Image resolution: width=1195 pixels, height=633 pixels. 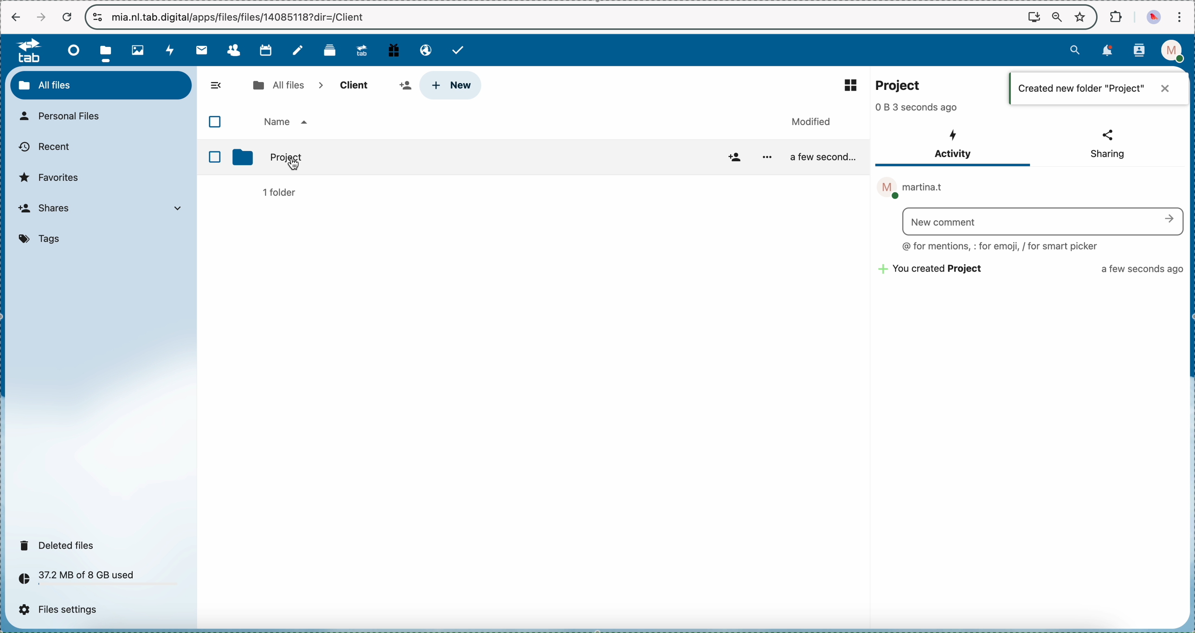 What do you see at coordinates (292, 165) in the screenshot?
I see `Cursor` at bounding box center [292, 165].